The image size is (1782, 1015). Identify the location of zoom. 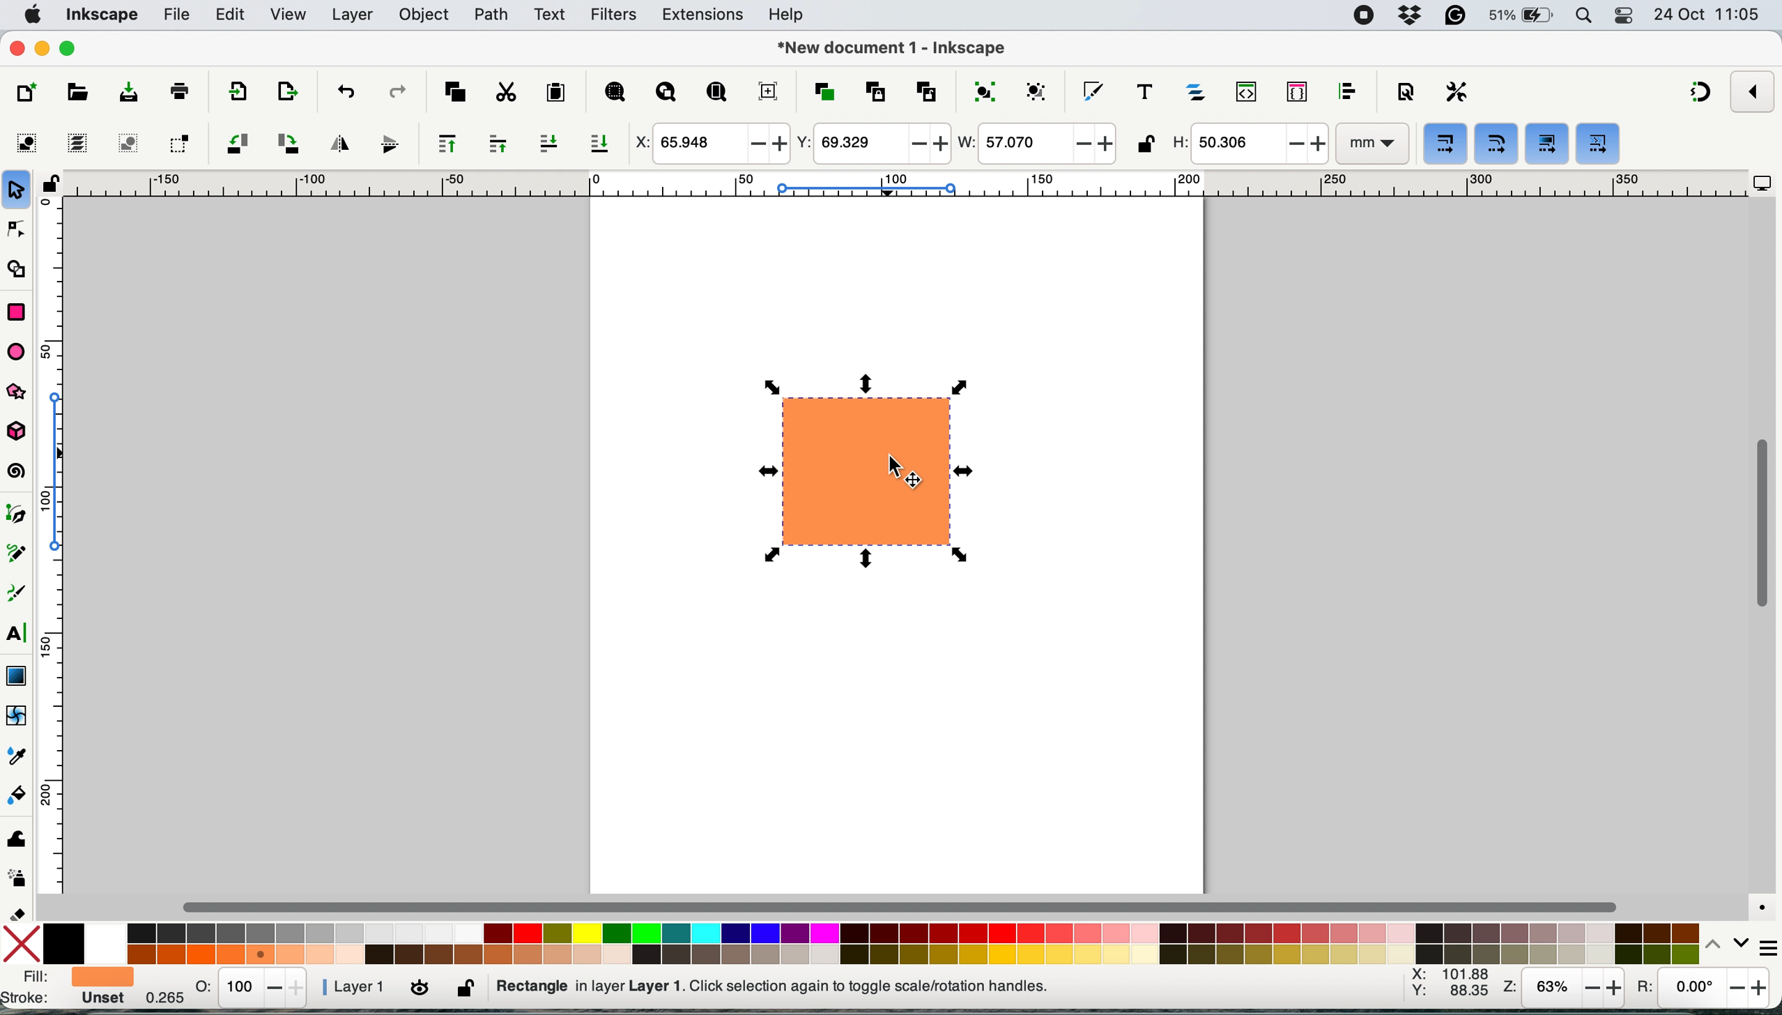
(1563, 989).